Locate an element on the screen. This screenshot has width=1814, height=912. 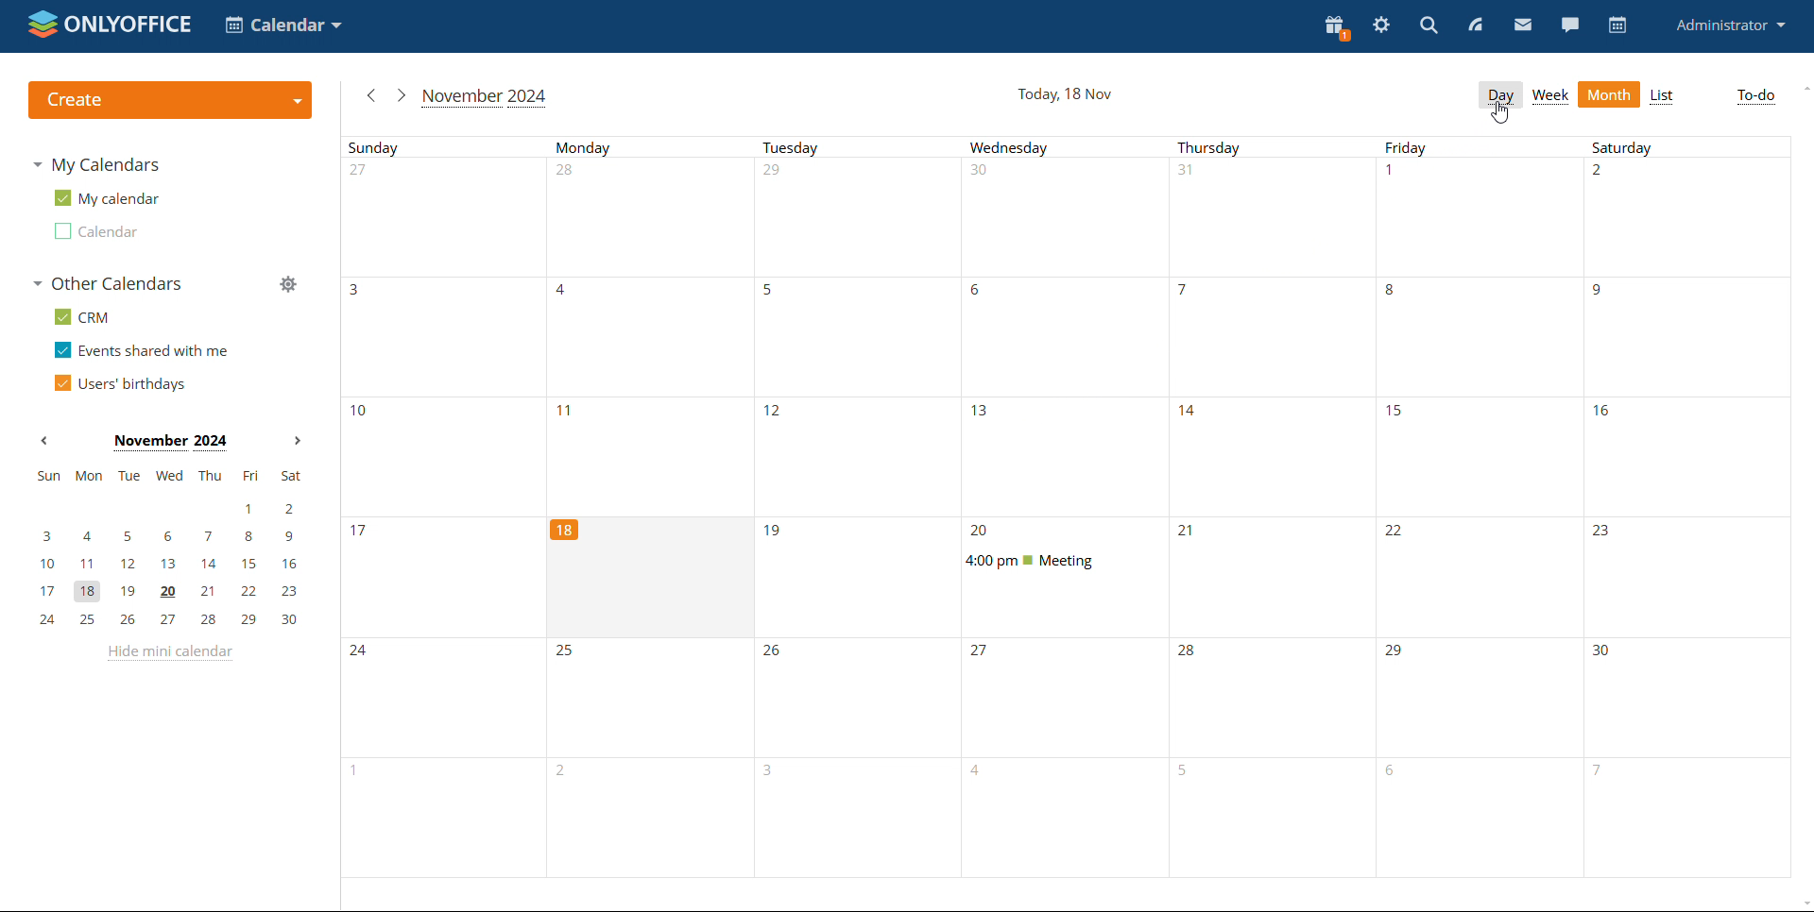
other calendars is located at coordinates (108, 283).